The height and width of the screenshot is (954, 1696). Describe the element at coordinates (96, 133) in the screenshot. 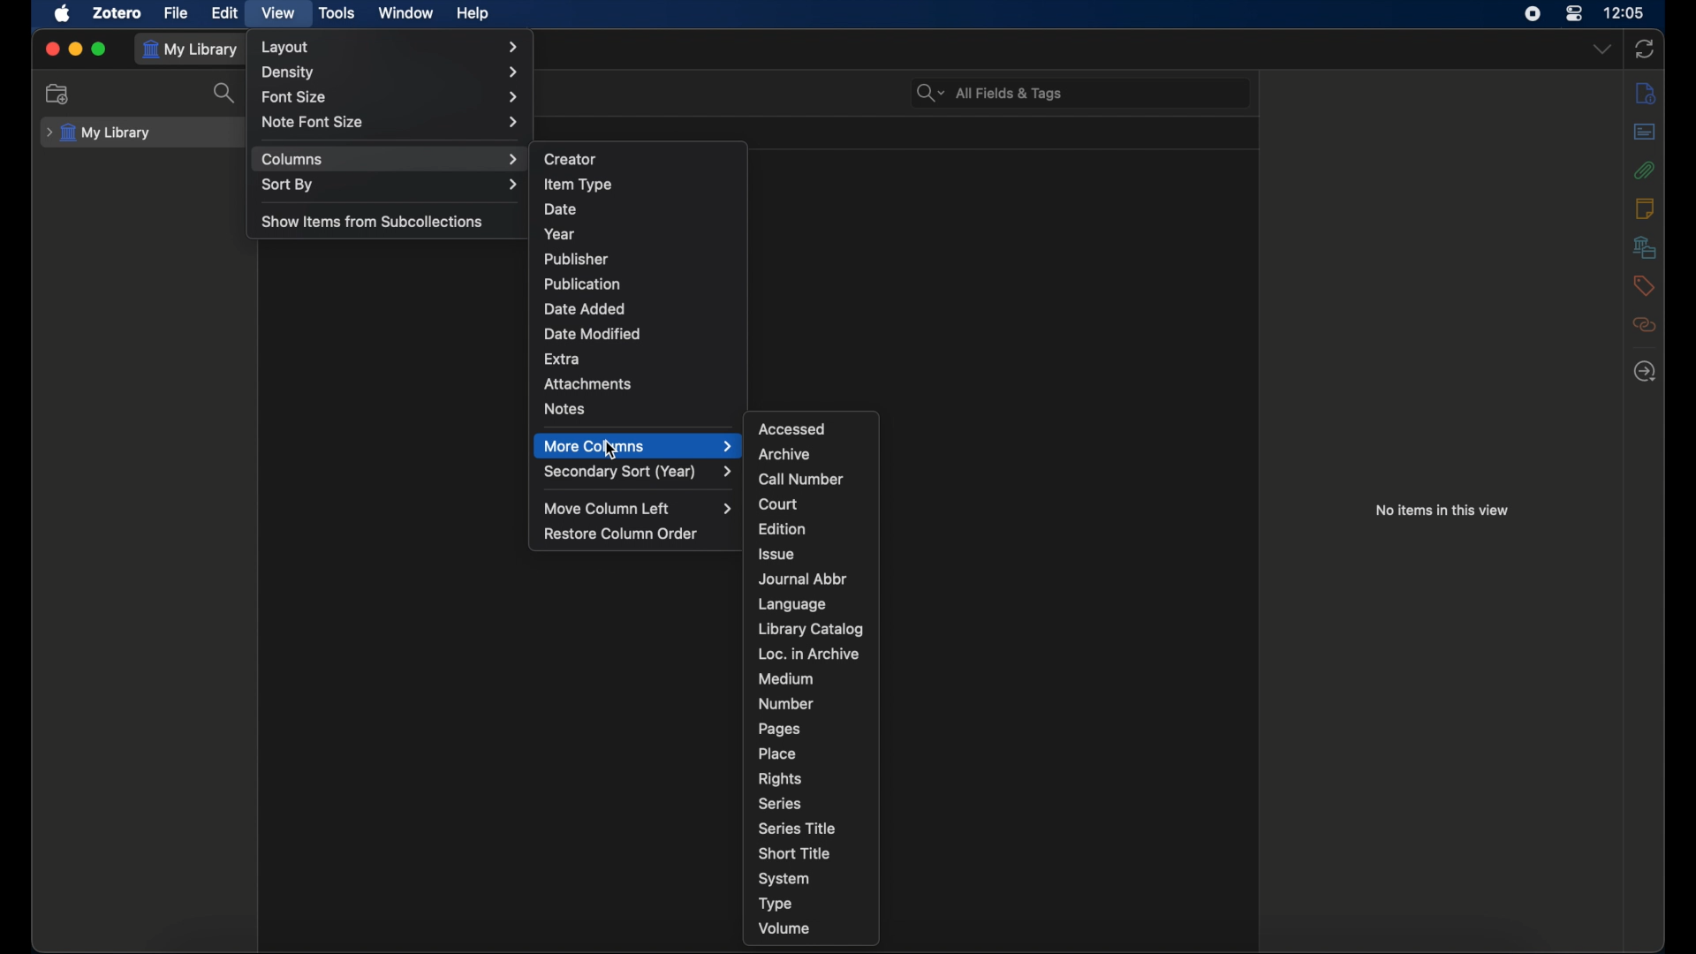

I see `my library` at that location.